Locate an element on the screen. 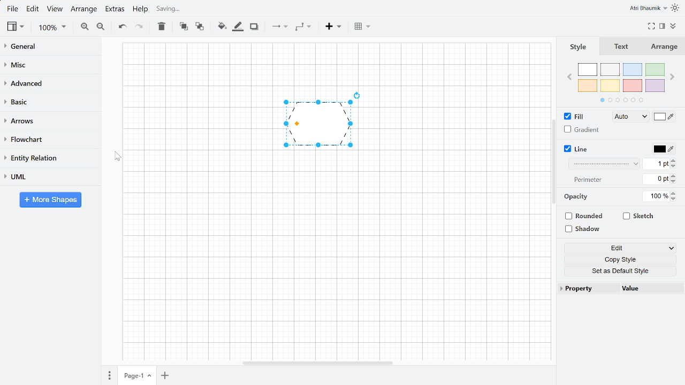 This screenshot has height=385, width=685. Decrease opacity is located at coordinates (674, 200).